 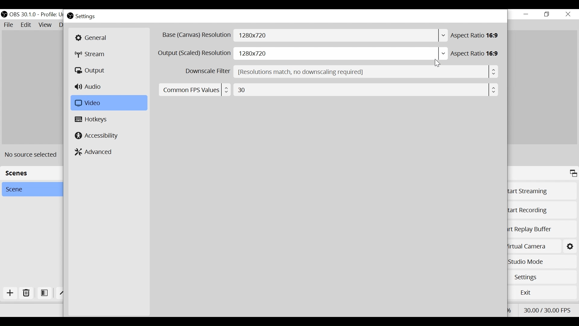 I want to click on Close, so click(x=500, y=16).